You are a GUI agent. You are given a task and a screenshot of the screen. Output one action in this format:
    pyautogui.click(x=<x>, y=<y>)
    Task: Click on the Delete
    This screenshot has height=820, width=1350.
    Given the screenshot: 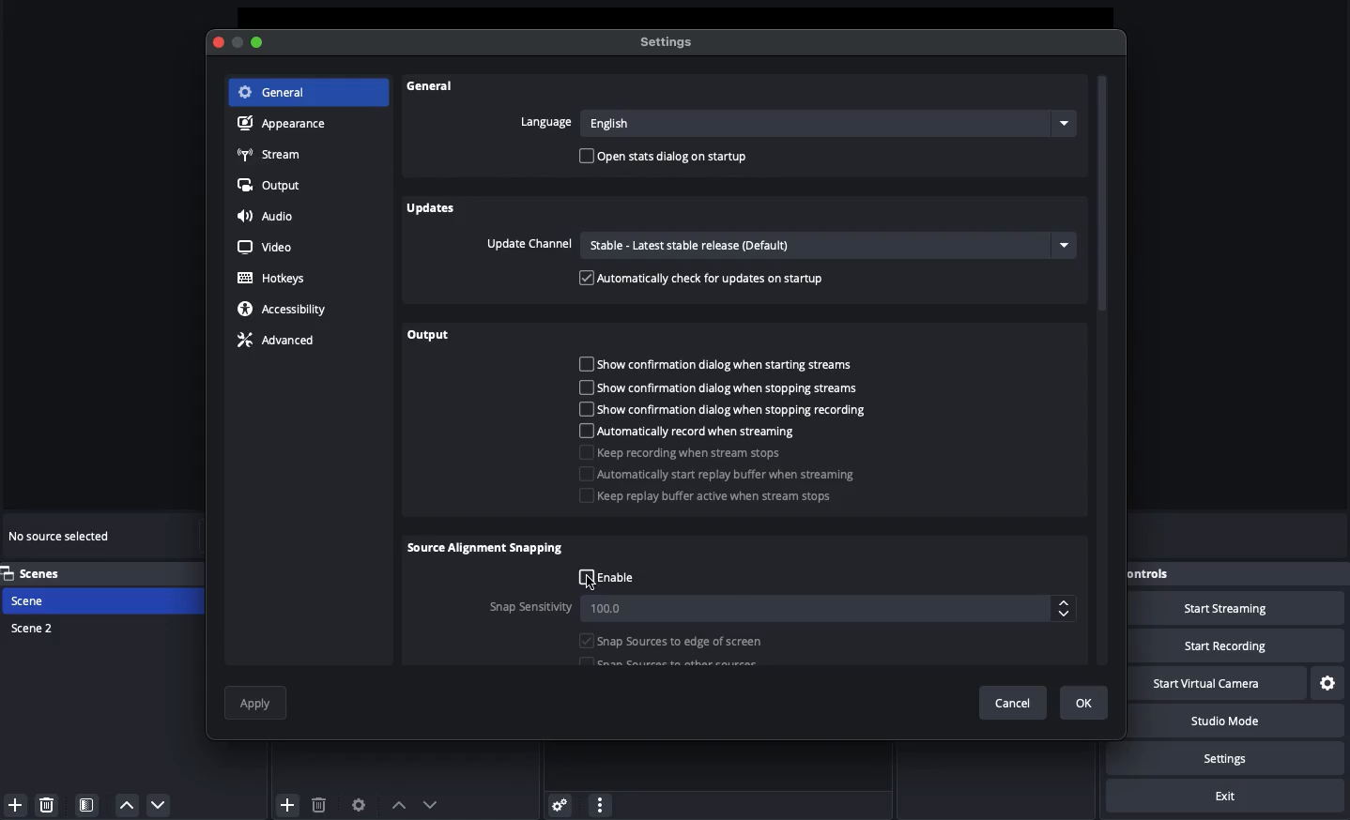 What is the action you would take?
    pyautogui.click(x=320, y=801)
    